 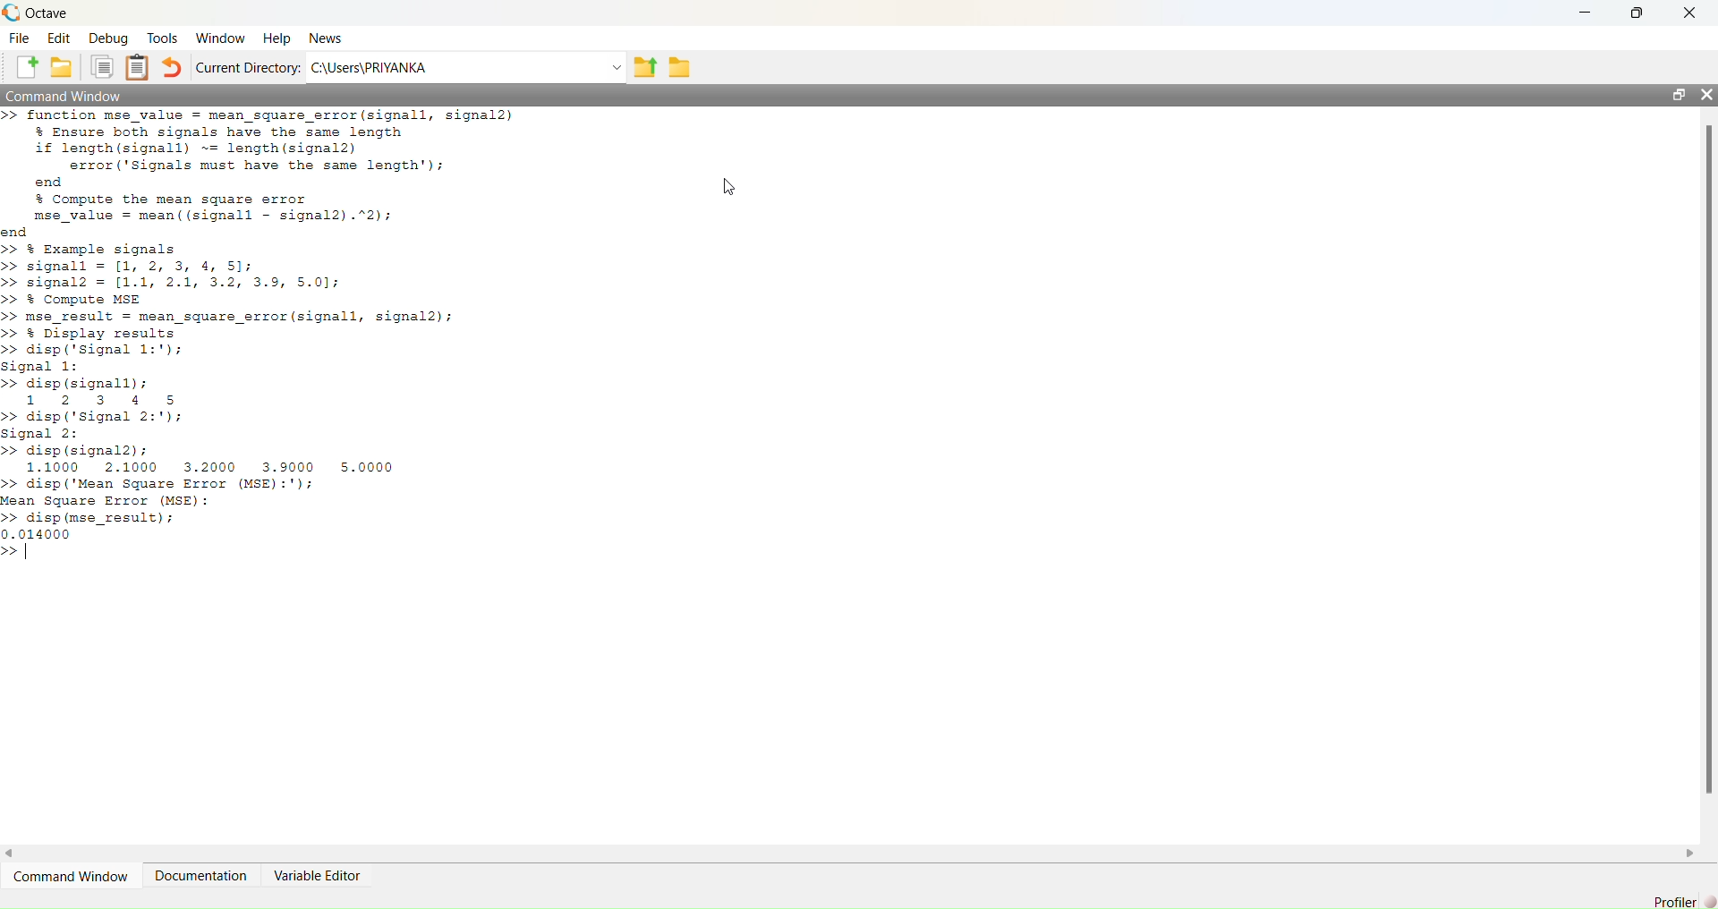 I want to click on clip board, so click(x=137, y=67).